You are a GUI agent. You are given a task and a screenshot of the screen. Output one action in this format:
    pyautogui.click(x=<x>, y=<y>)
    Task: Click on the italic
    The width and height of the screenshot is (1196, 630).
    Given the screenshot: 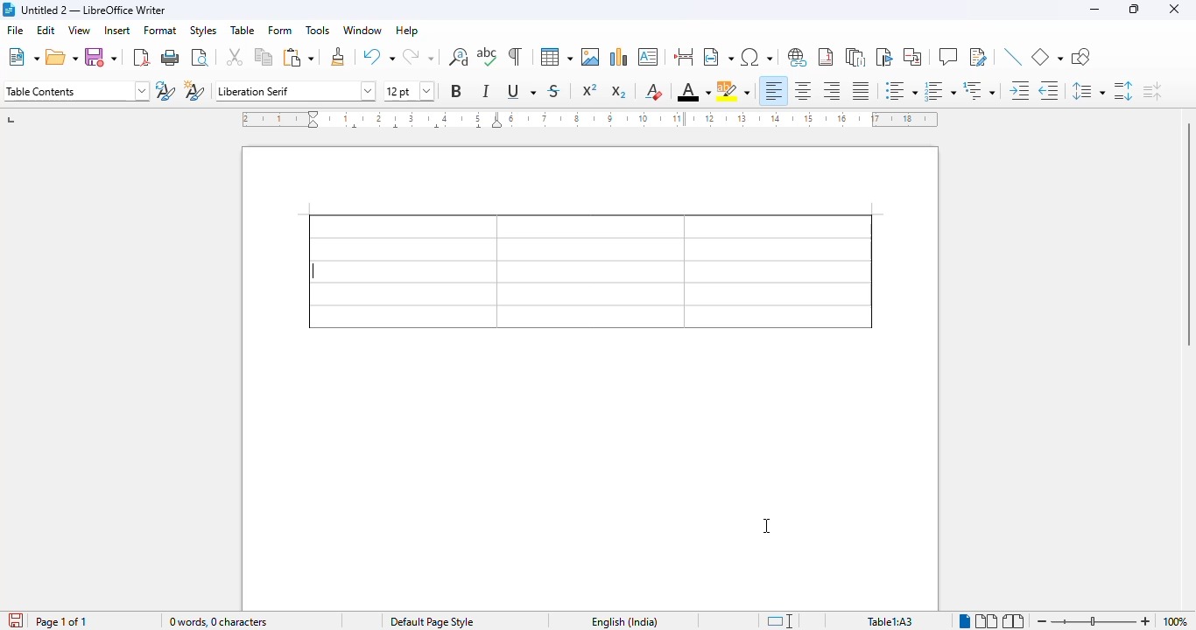 What is the action you would take?
    pyautogui.click(x=488, y=91)
    